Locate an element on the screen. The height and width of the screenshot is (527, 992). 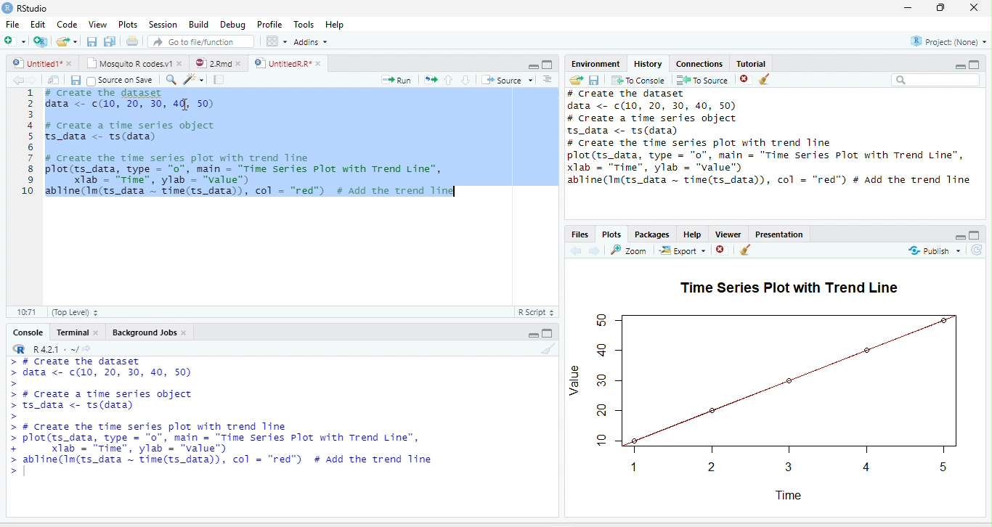
Maximize is located at coordinates (975, 64).